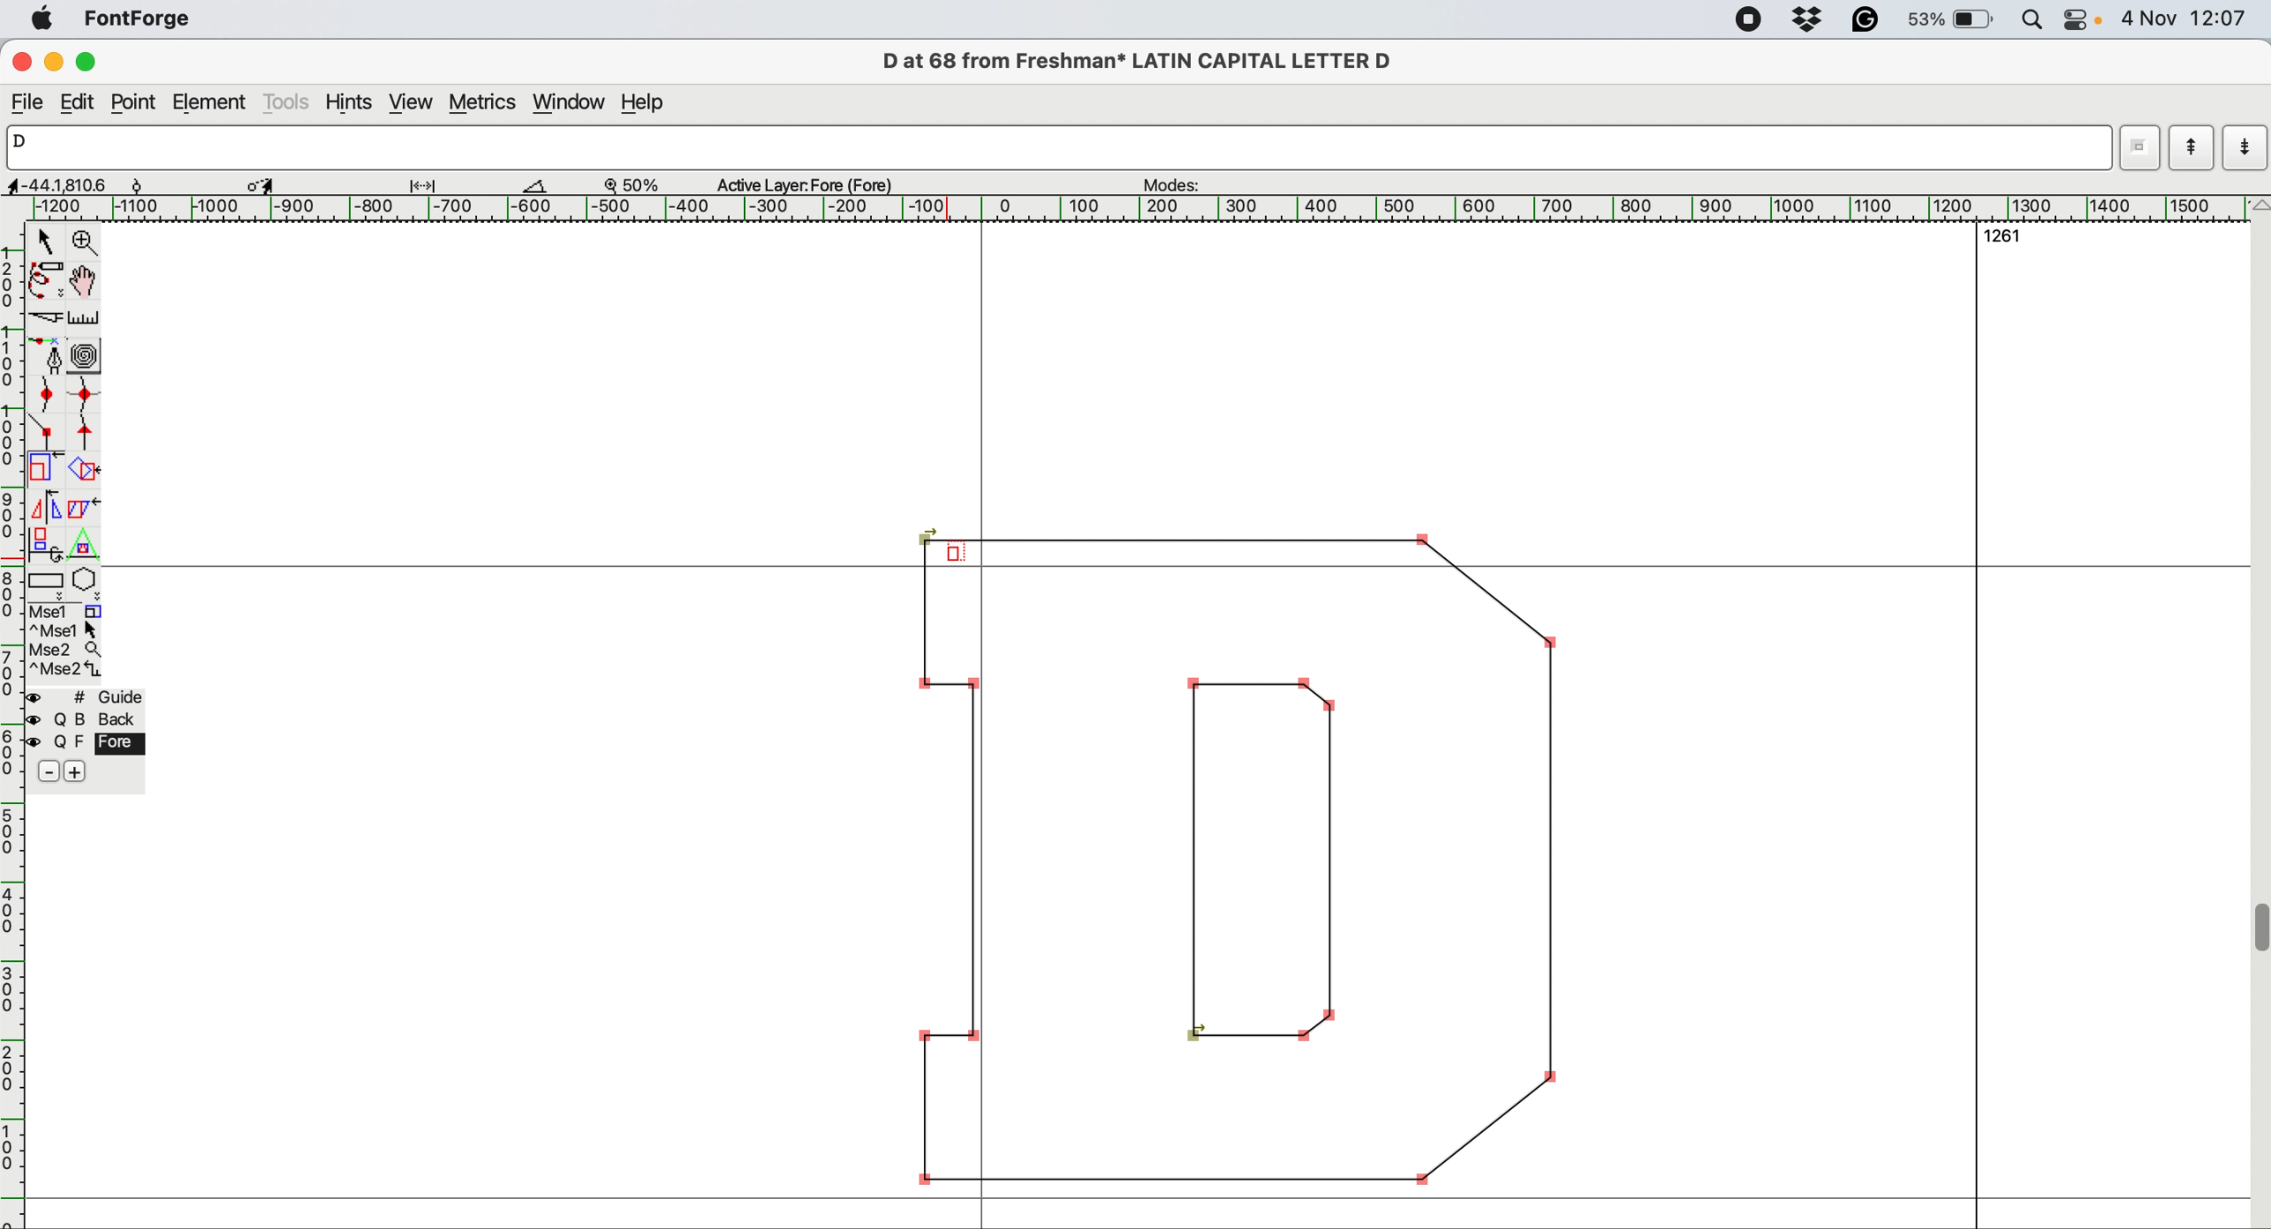 This screenshot has height=1229, width=2271. What do you see at coordinates (47, 509) in the screenshot?
I see `flip the selection` at bounding box center [47, 509].